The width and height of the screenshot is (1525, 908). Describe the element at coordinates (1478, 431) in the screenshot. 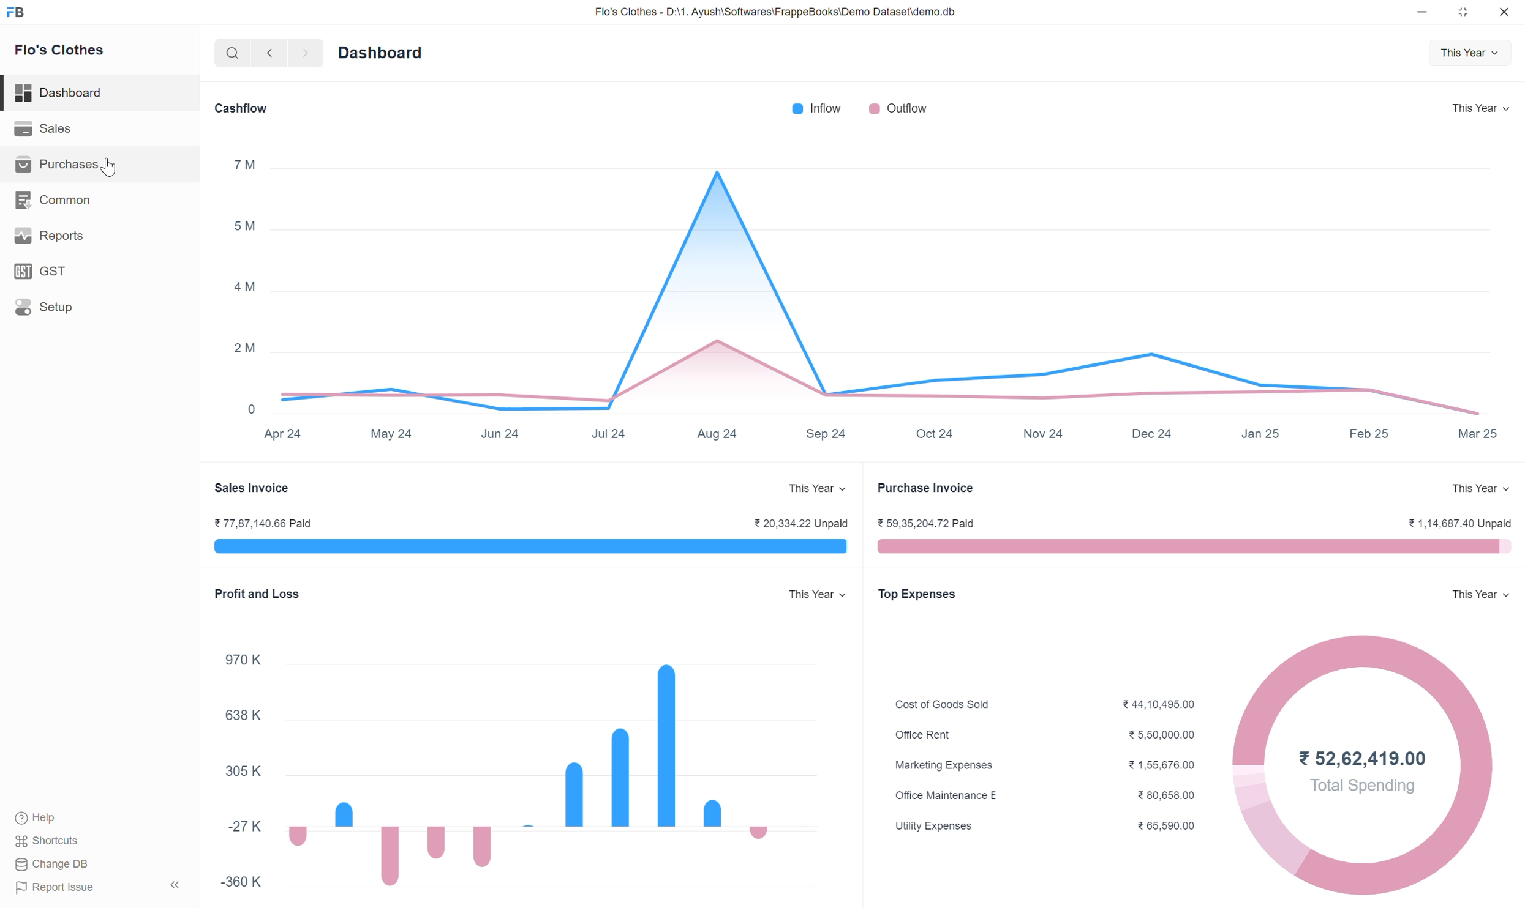

I see `mar 25` at that location.